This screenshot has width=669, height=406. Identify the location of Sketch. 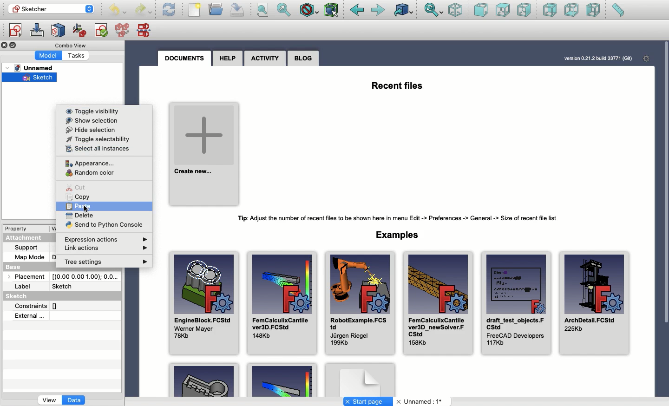
(31, 79).